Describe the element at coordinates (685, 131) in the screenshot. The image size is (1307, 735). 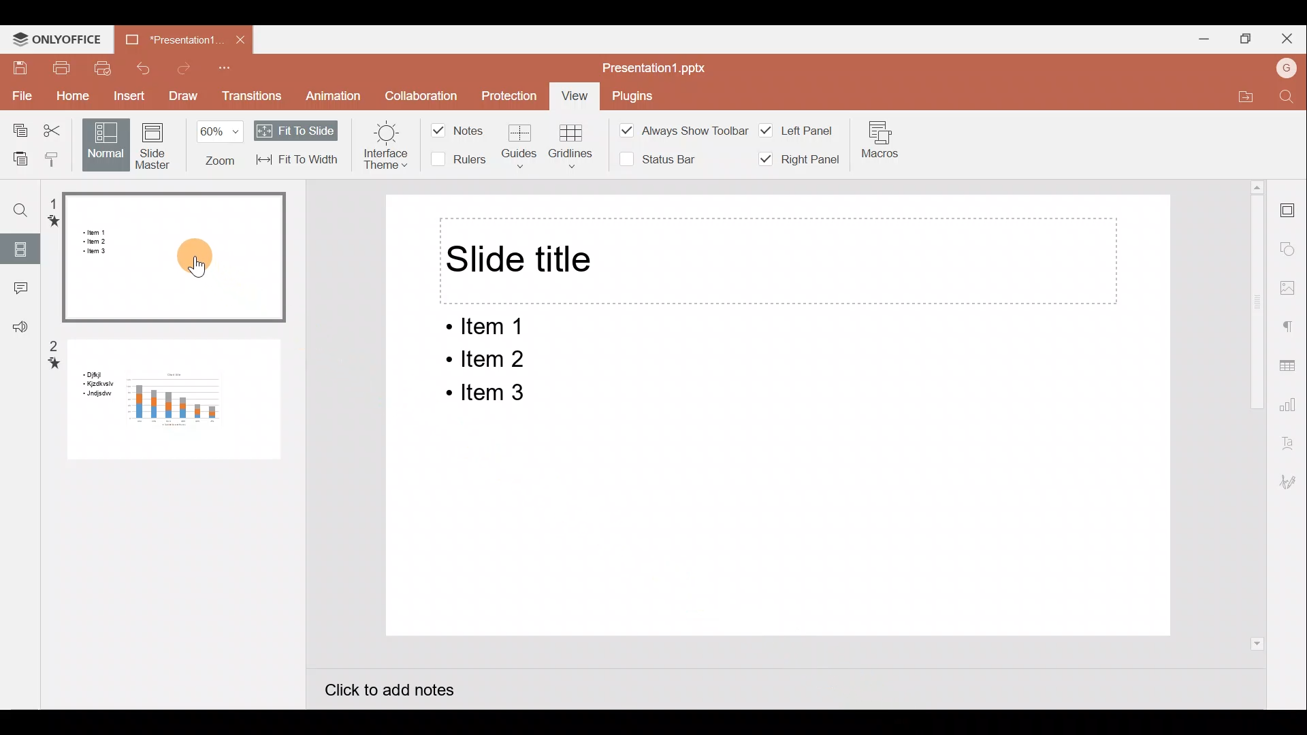
I see `Always show toolbar` at that location.